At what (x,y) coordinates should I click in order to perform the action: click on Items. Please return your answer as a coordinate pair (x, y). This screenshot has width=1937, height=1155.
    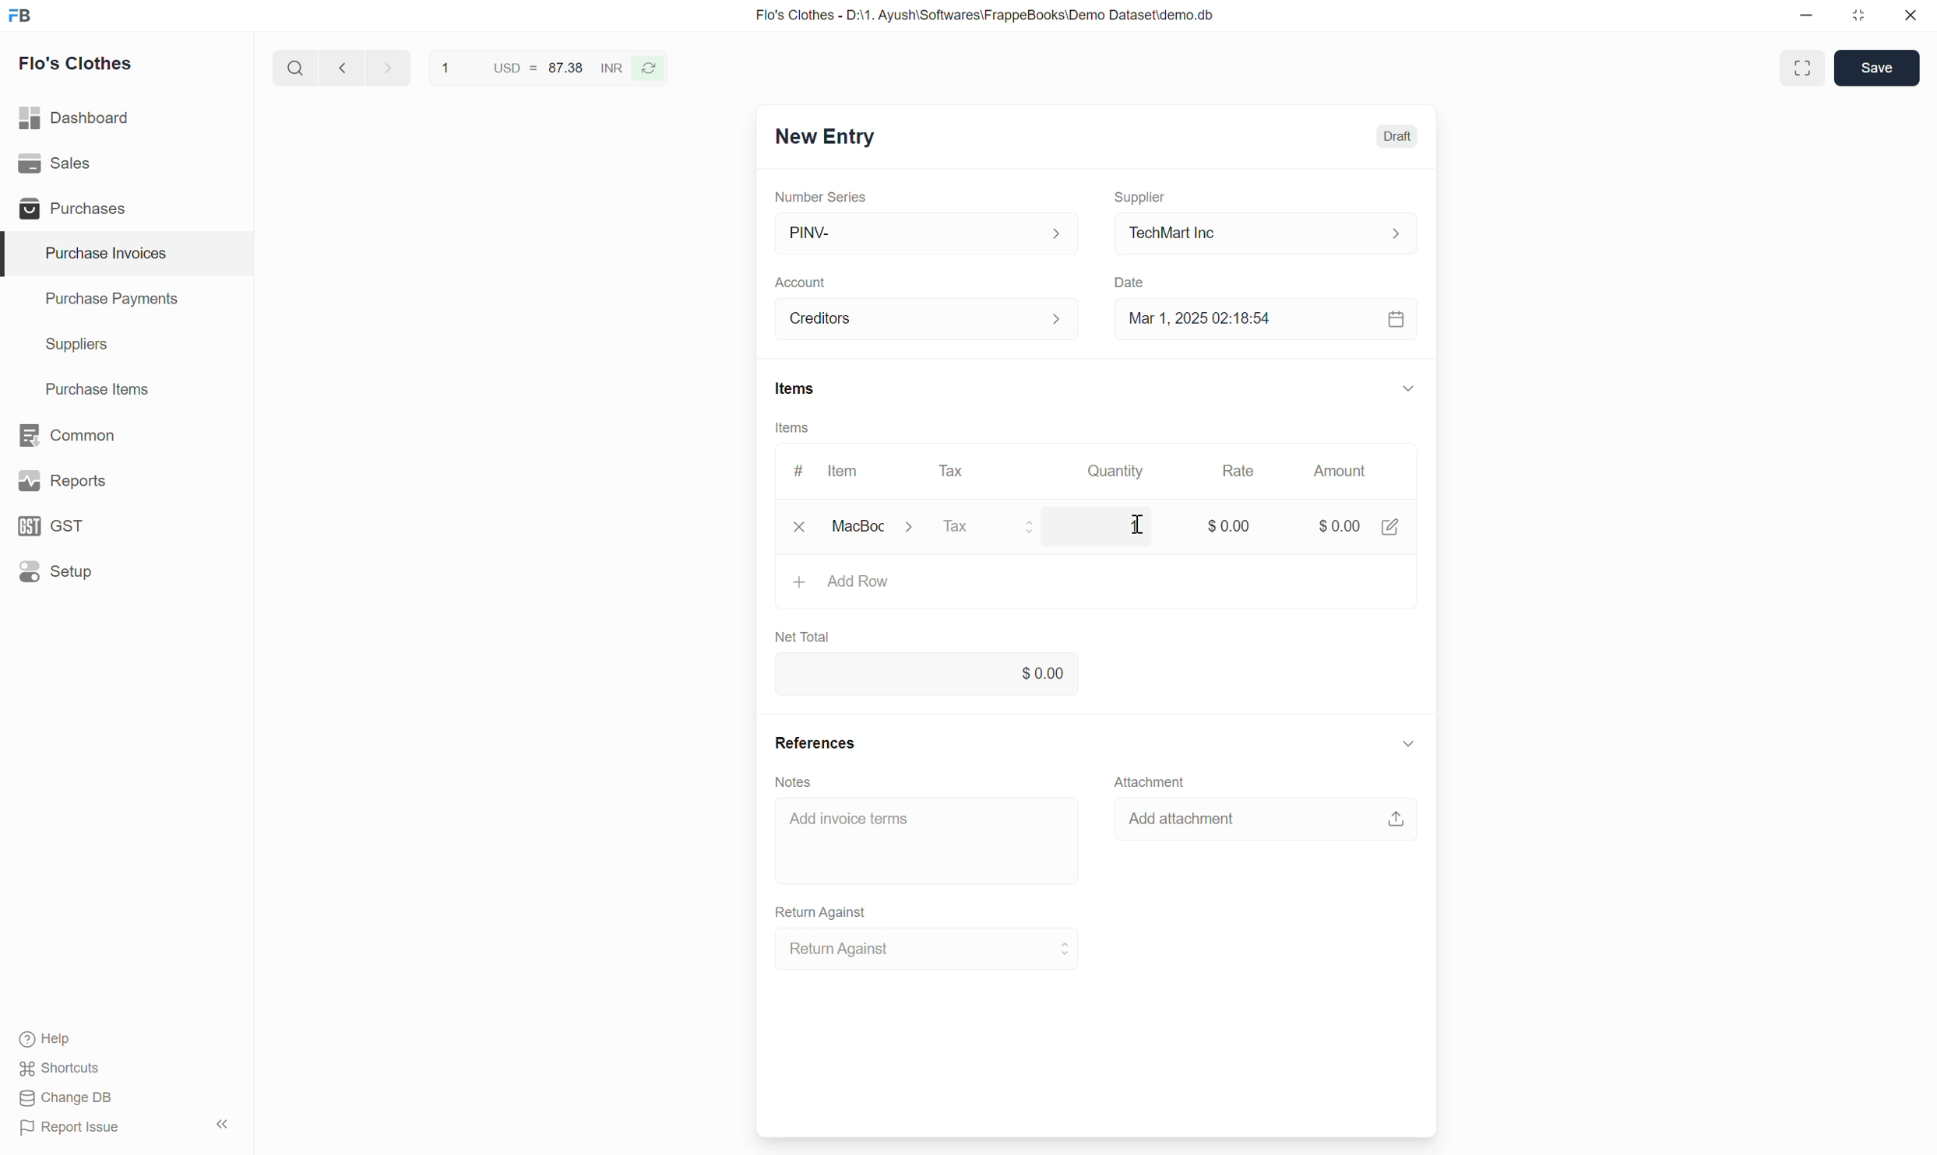
    Looking at the image, I should click on (796, 388).